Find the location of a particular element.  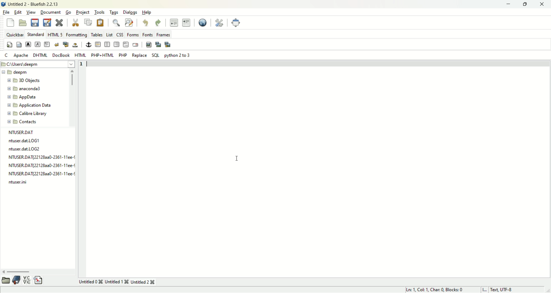

edit preferences is located at coordinates (220, 22).